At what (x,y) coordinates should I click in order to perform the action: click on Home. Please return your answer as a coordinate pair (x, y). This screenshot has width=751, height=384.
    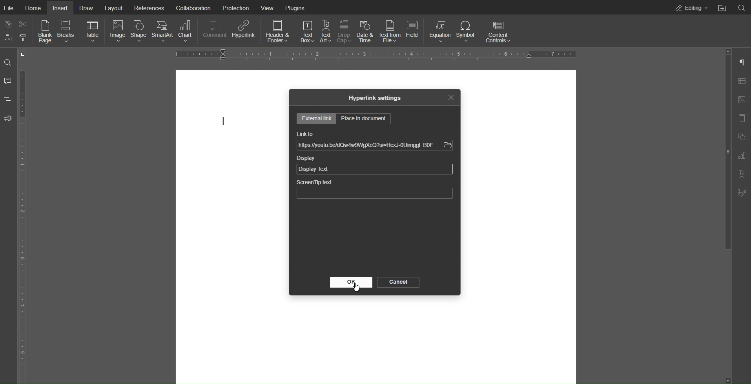
    Looking at the image, I should click on (35, 8).